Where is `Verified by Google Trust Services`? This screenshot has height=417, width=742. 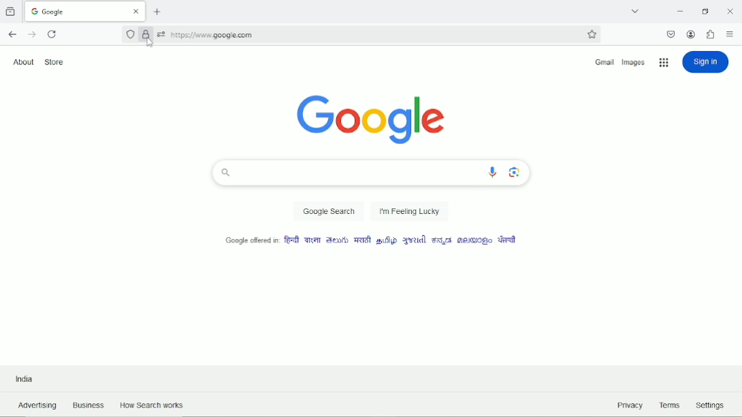 Verified by Google Trust Services is located at coordinates (146, 35).